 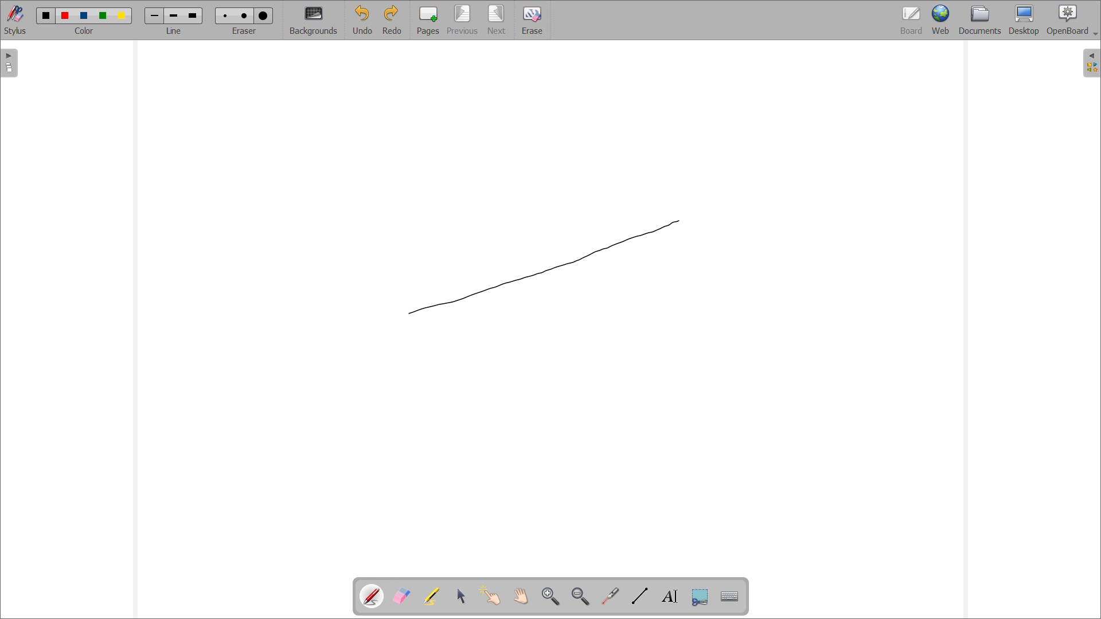 I want to click on desktop, so click(x=1024, y=20).